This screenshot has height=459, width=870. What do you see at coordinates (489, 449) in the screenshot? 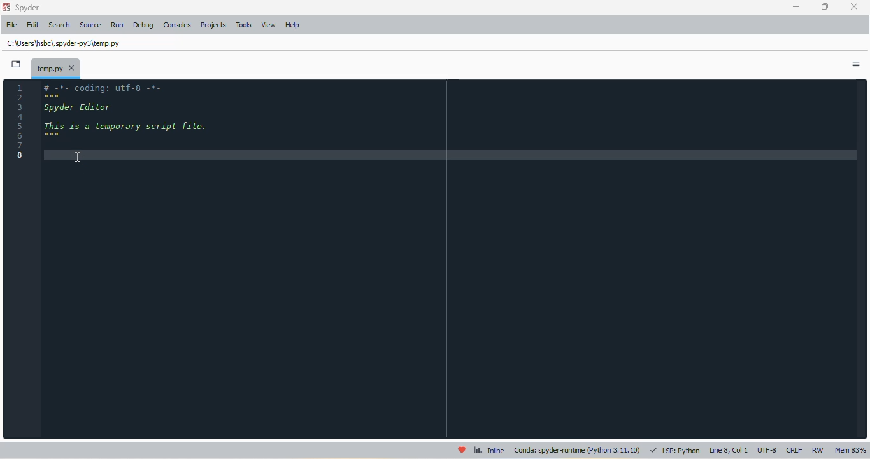
I see `inline` at bounding box center [489, 449].